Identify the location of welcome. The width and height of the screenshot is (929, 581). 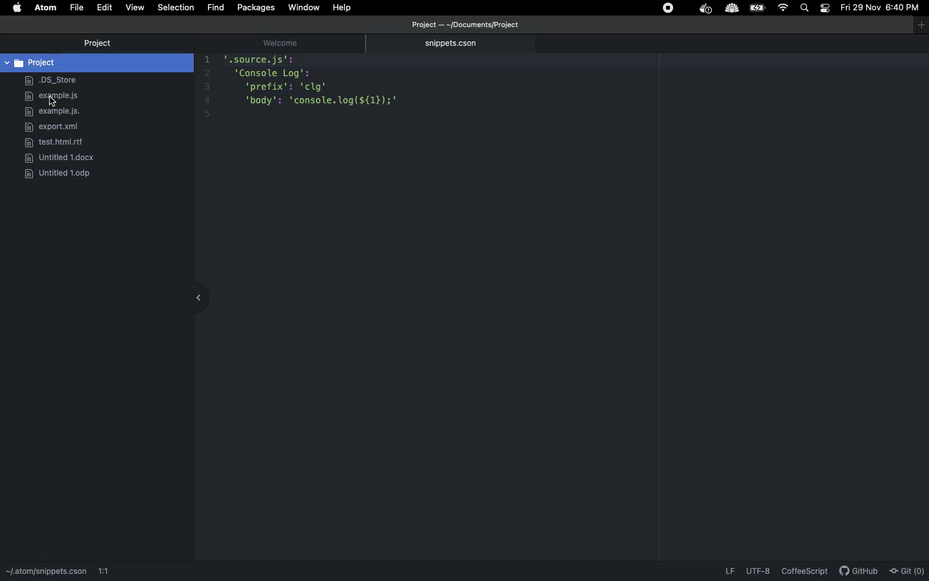
(289, 43).